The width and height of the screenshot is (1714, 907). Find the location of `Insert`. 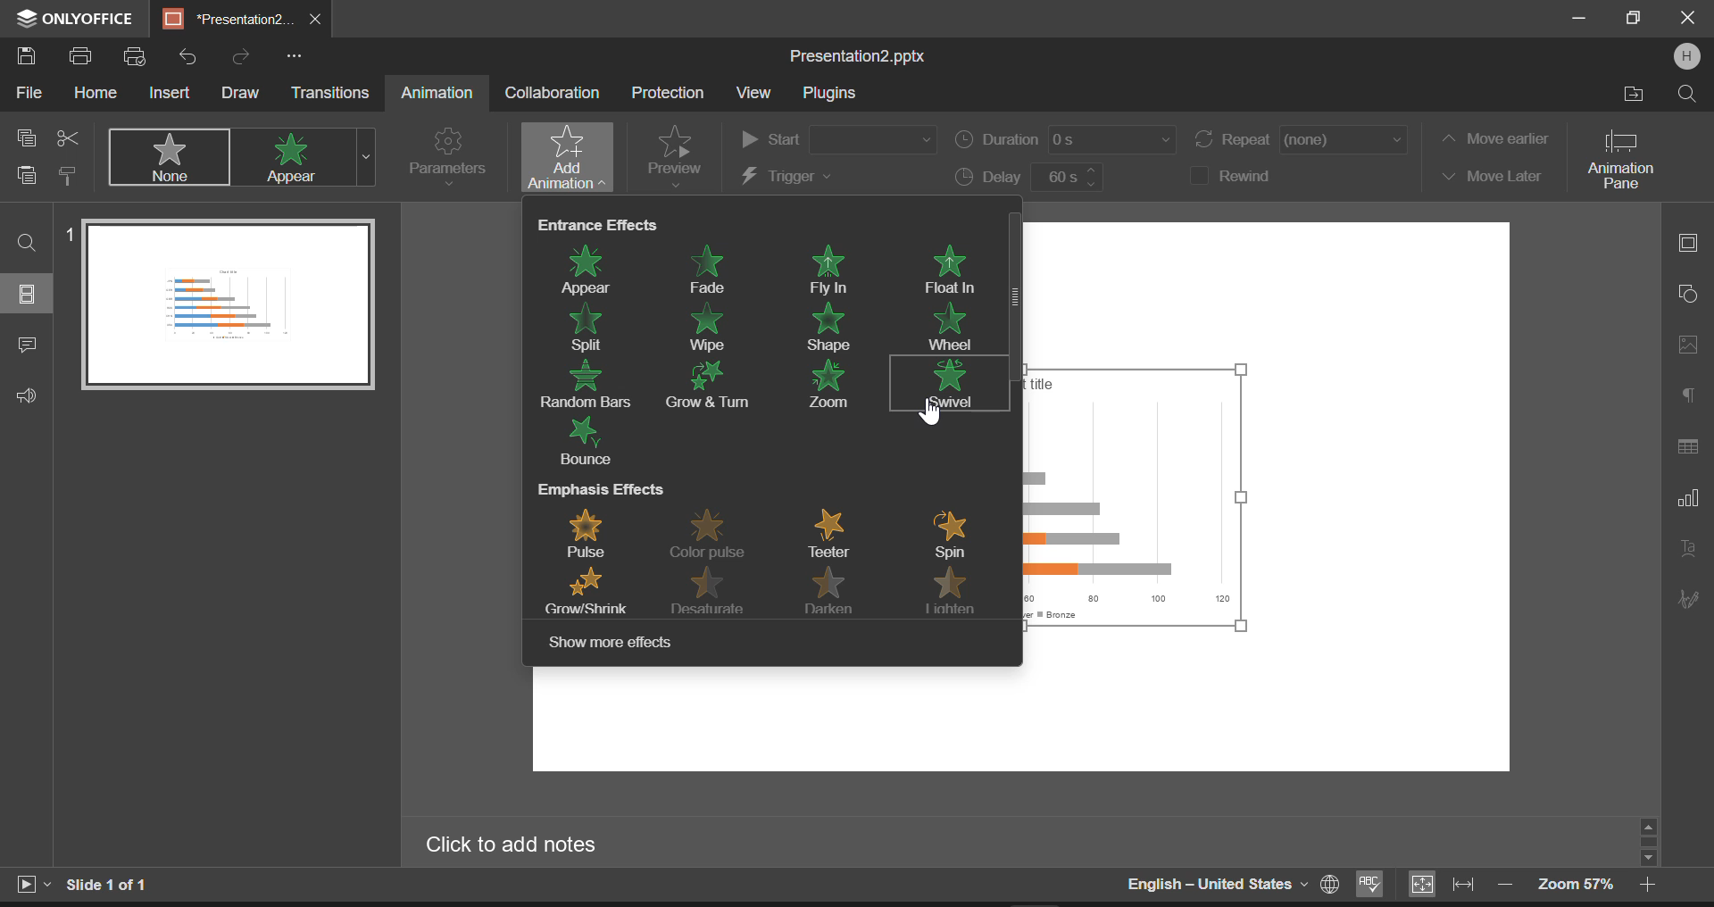

Insert is located at coordinates (171, 91).